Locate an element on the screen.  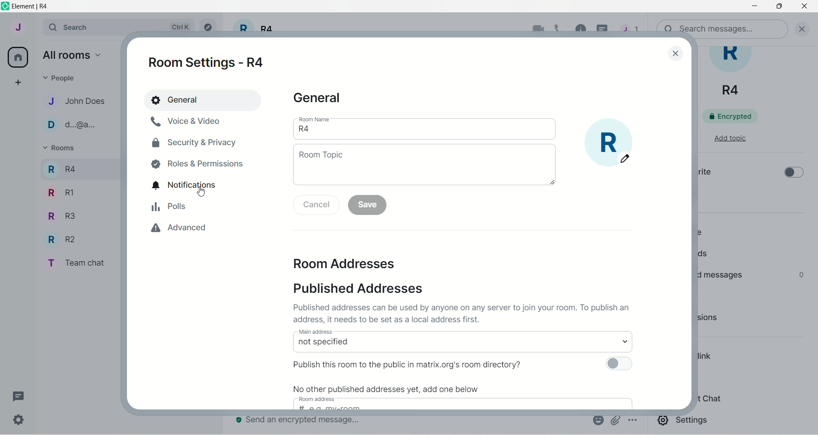
people is located at coordinates (62, 77).